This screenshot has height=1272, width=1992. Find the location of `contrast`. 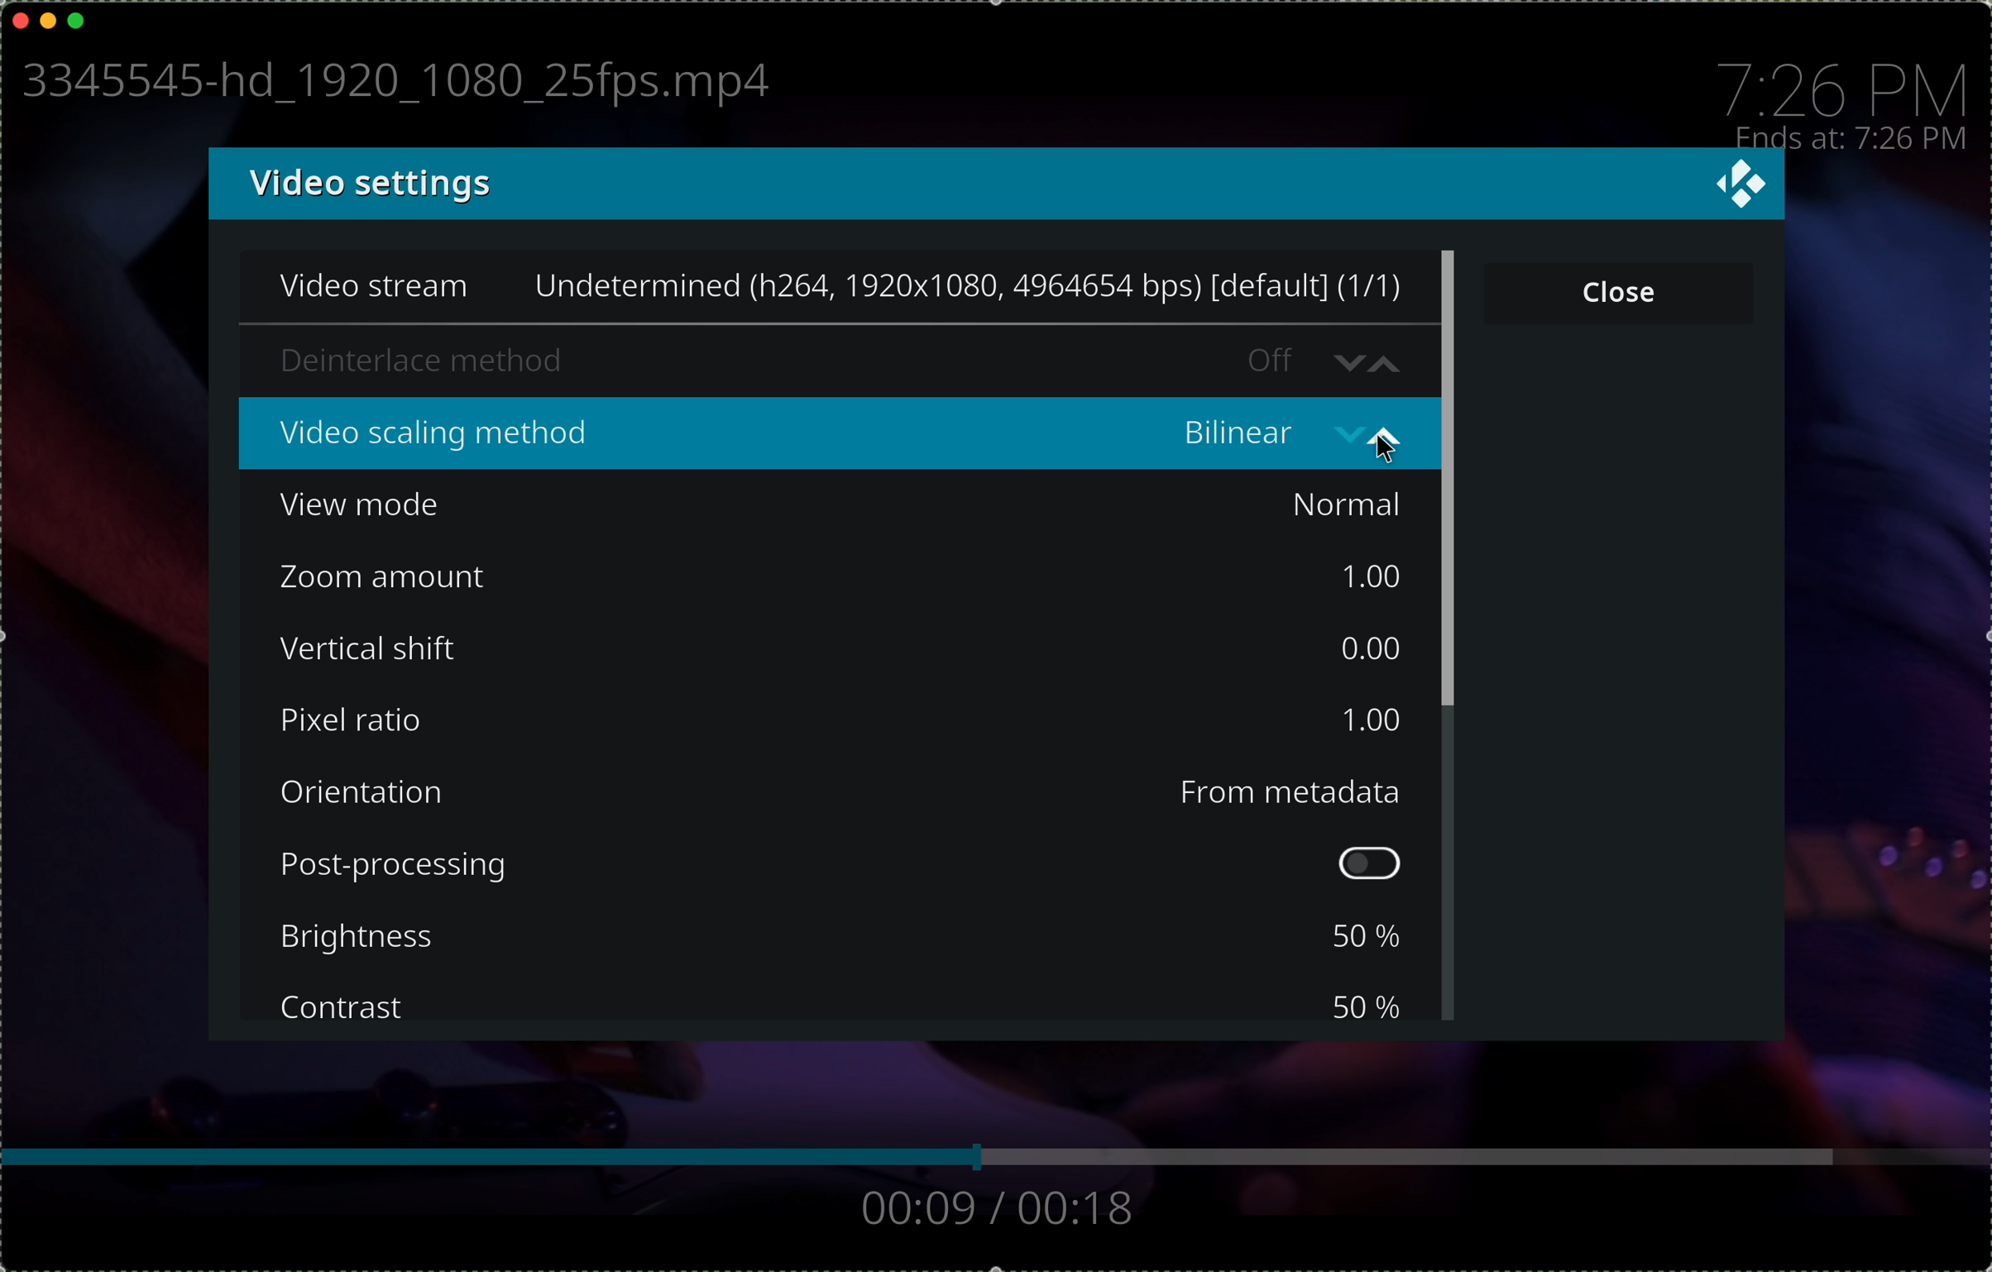

contrast is located at coordinates (345, 1007).